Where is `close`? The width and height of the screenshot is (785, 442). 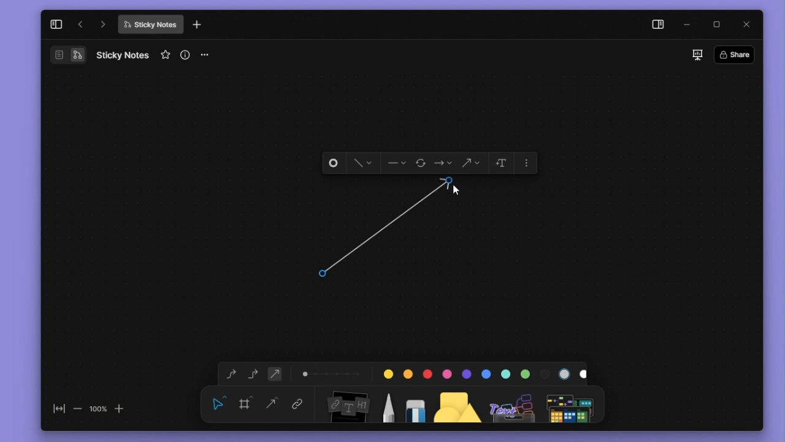 close is located at coordinates (748, 23).